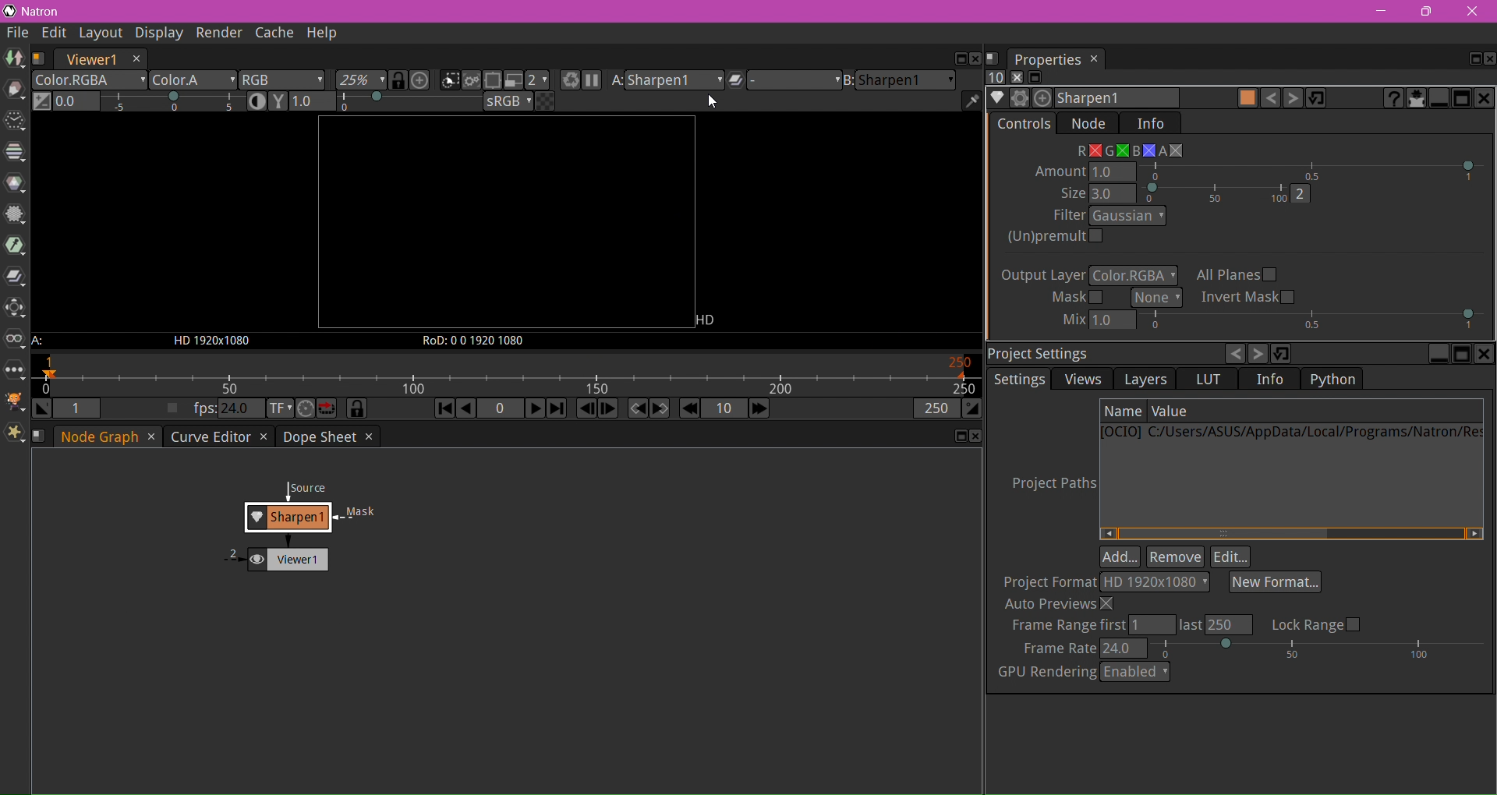 This screenshot has height=795, width=1497. I want to click on Restore Down, so click(1425, 12).